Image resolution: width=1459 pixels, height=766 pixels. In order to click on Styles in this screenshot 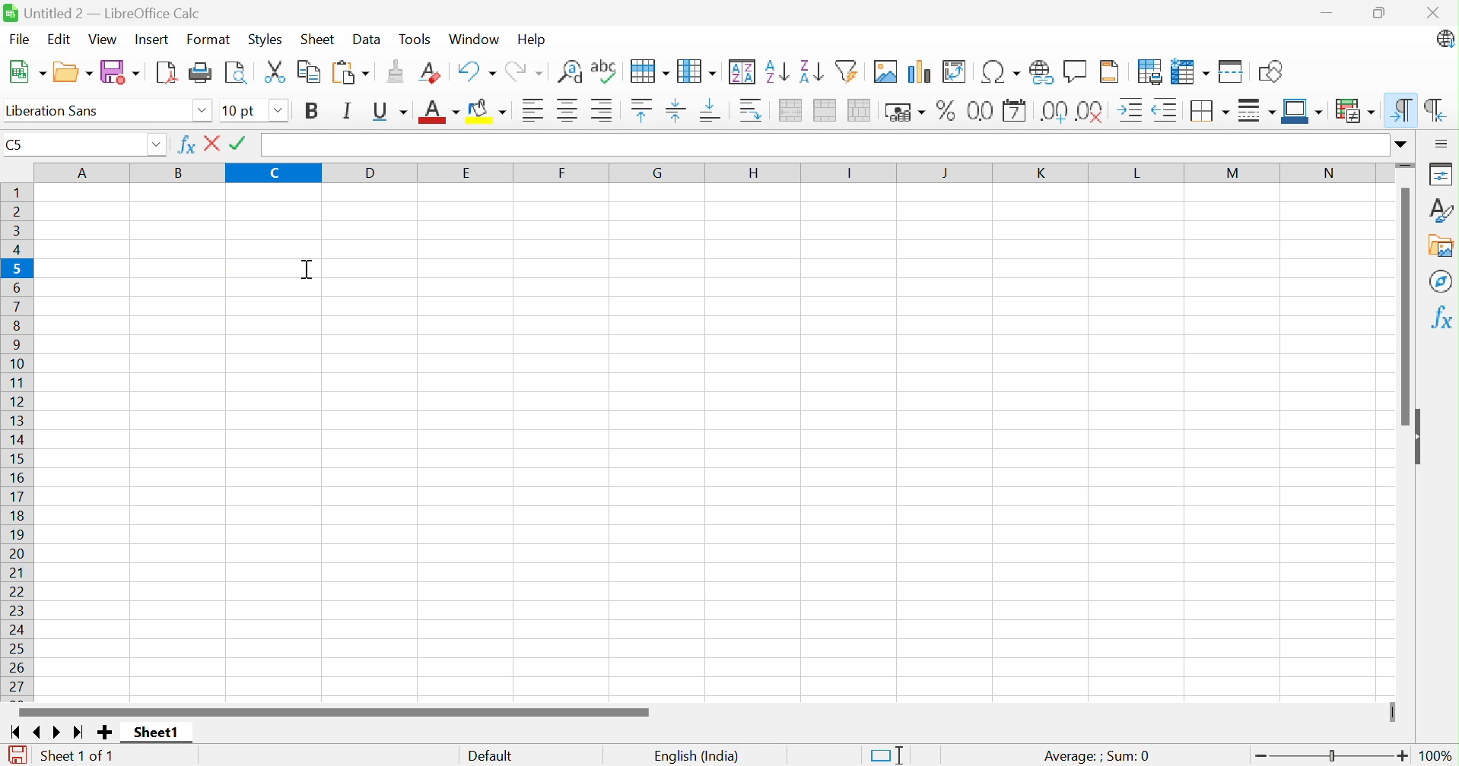, I will do `click(265, 38)`.